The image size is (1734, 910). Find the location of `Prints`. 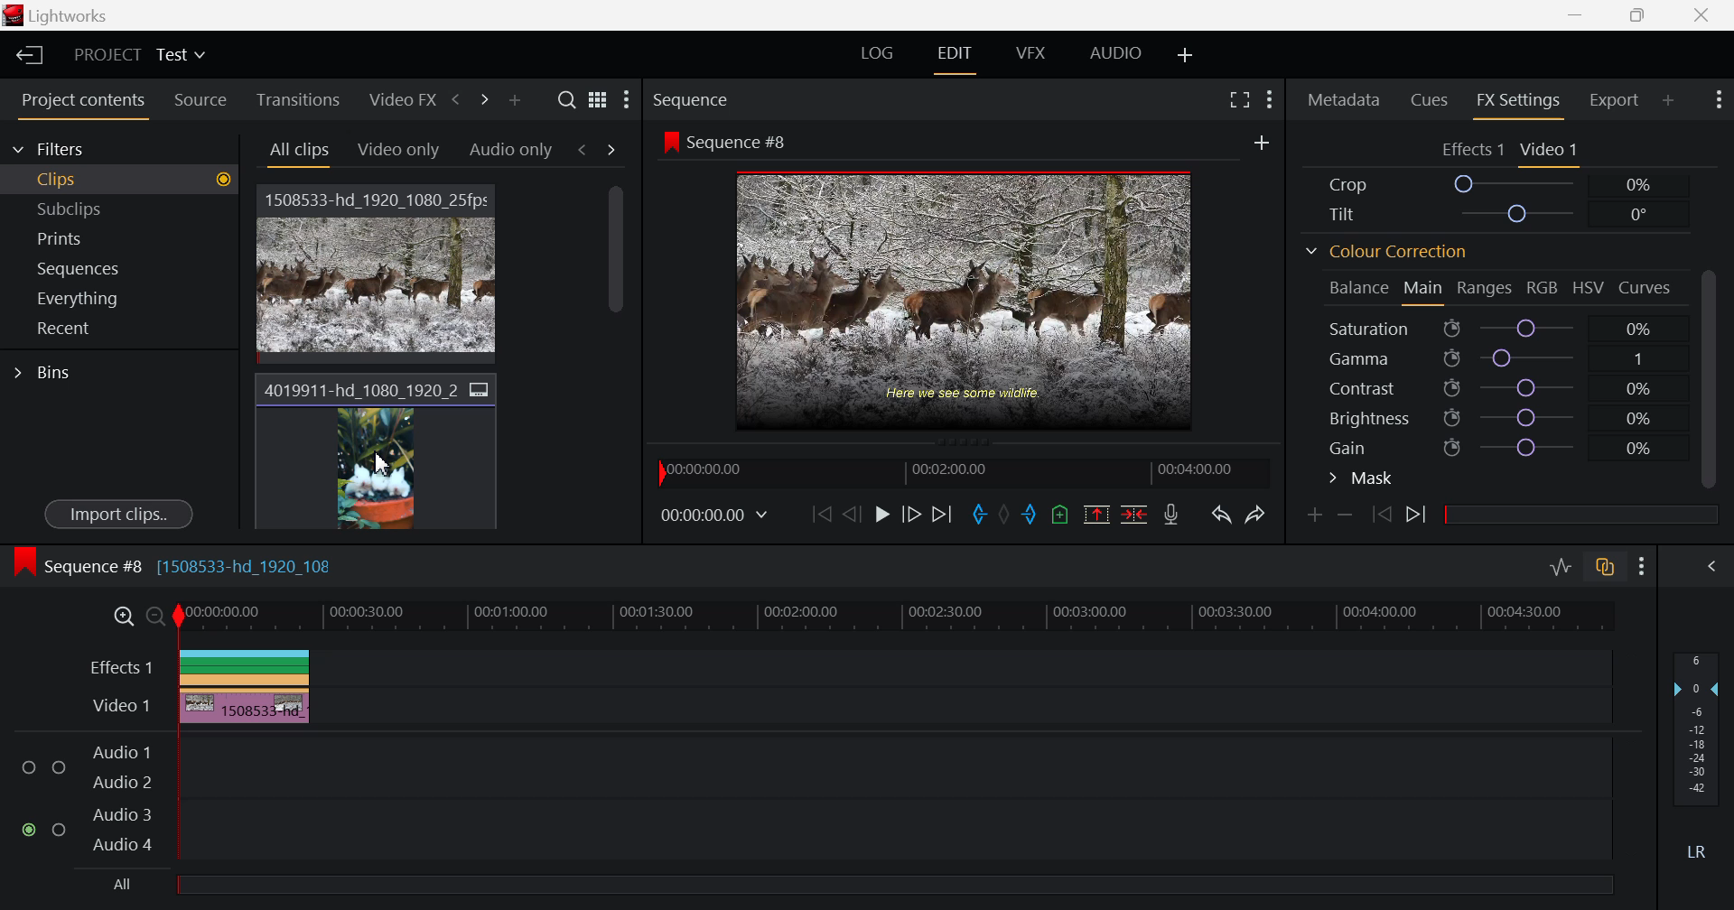

Prints is located at coordinates (118, 237).